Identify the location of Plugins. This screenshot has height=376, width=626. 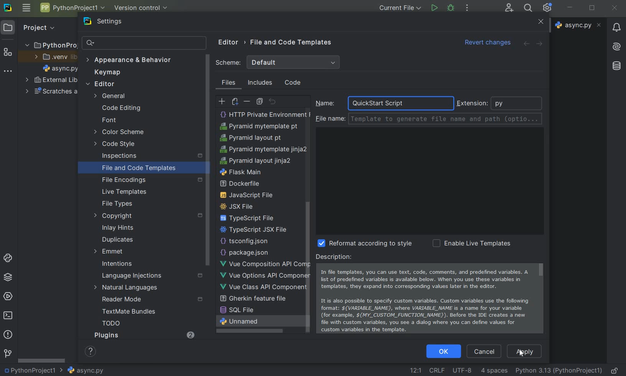
(143, 336).